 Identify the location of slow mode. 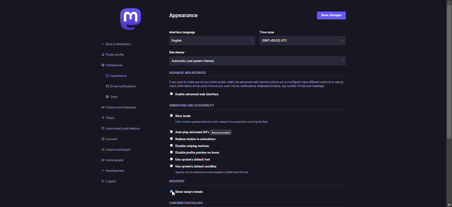
(185, 116).